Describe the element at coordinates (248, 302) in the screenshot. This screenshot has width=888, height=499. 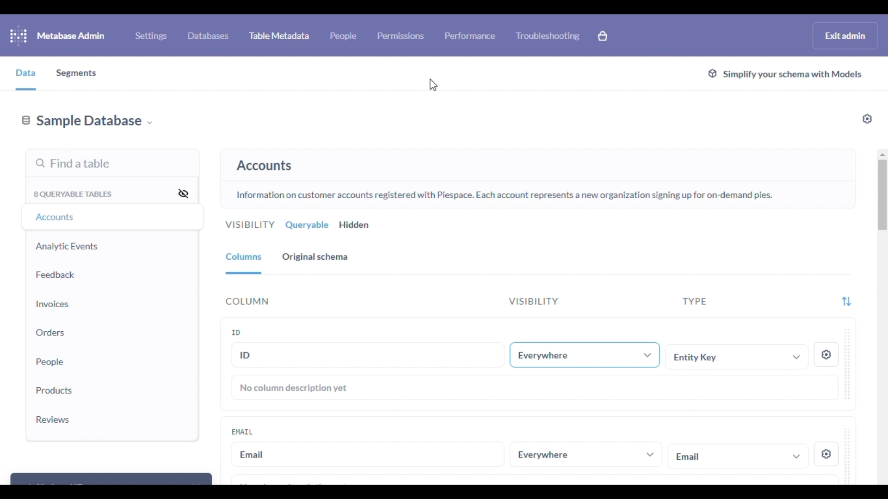
I see `column` at that location.